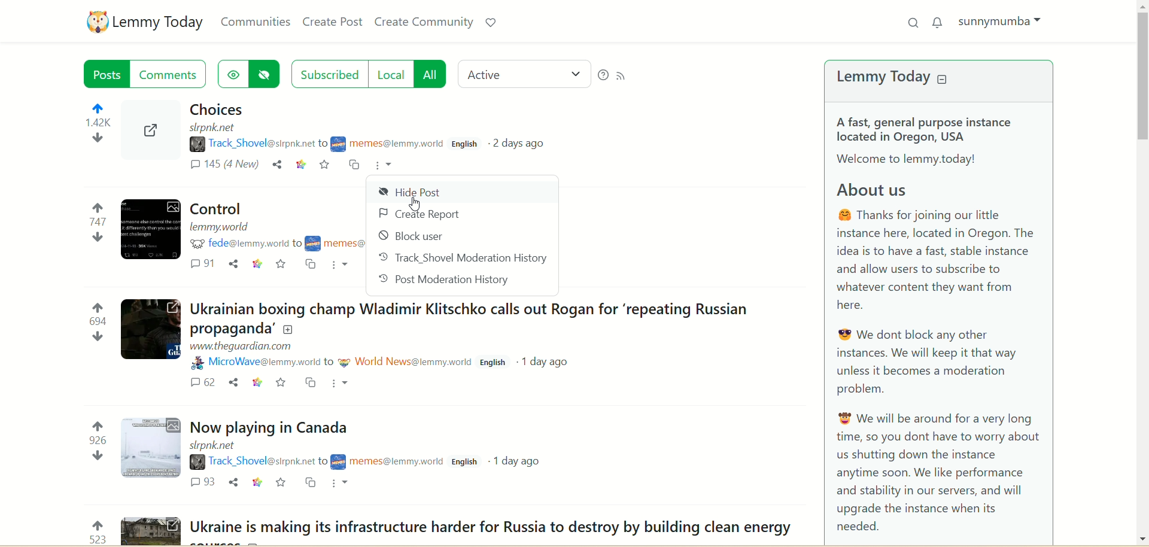  What do you see at coordinates (152, 448) in the screenshot?
I see `Expand the post with image details` at bounding box center [152, 448].